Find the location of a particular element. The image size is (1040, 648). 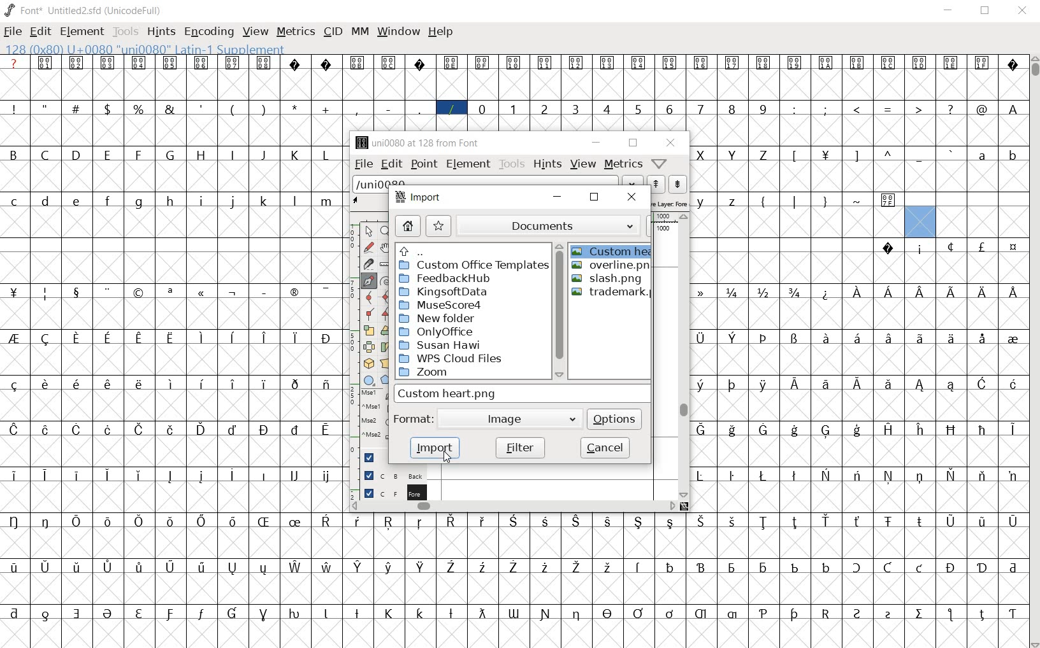

glyph is located at coordinates (201, 567).